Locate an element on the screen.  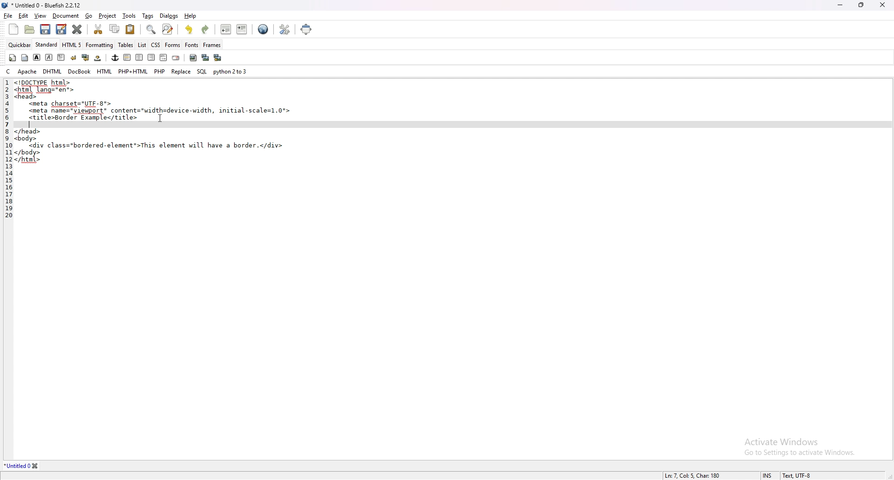
center justify is located at coordinates (140, 57).